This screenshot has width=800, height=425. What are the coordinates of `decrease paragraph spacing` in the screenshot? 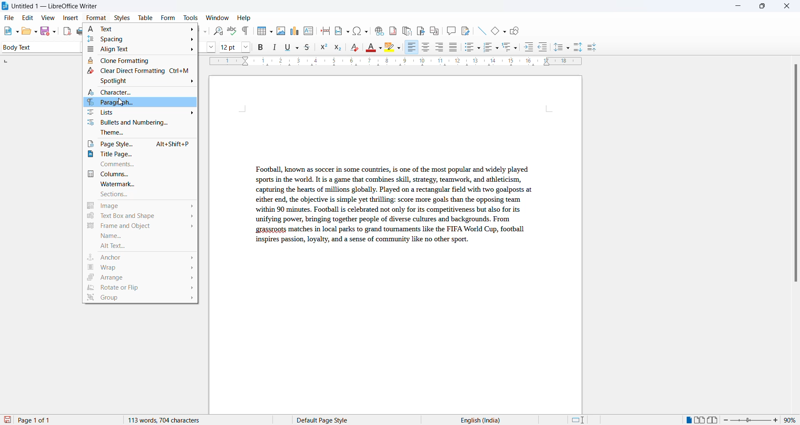 It's located at (591, 48).